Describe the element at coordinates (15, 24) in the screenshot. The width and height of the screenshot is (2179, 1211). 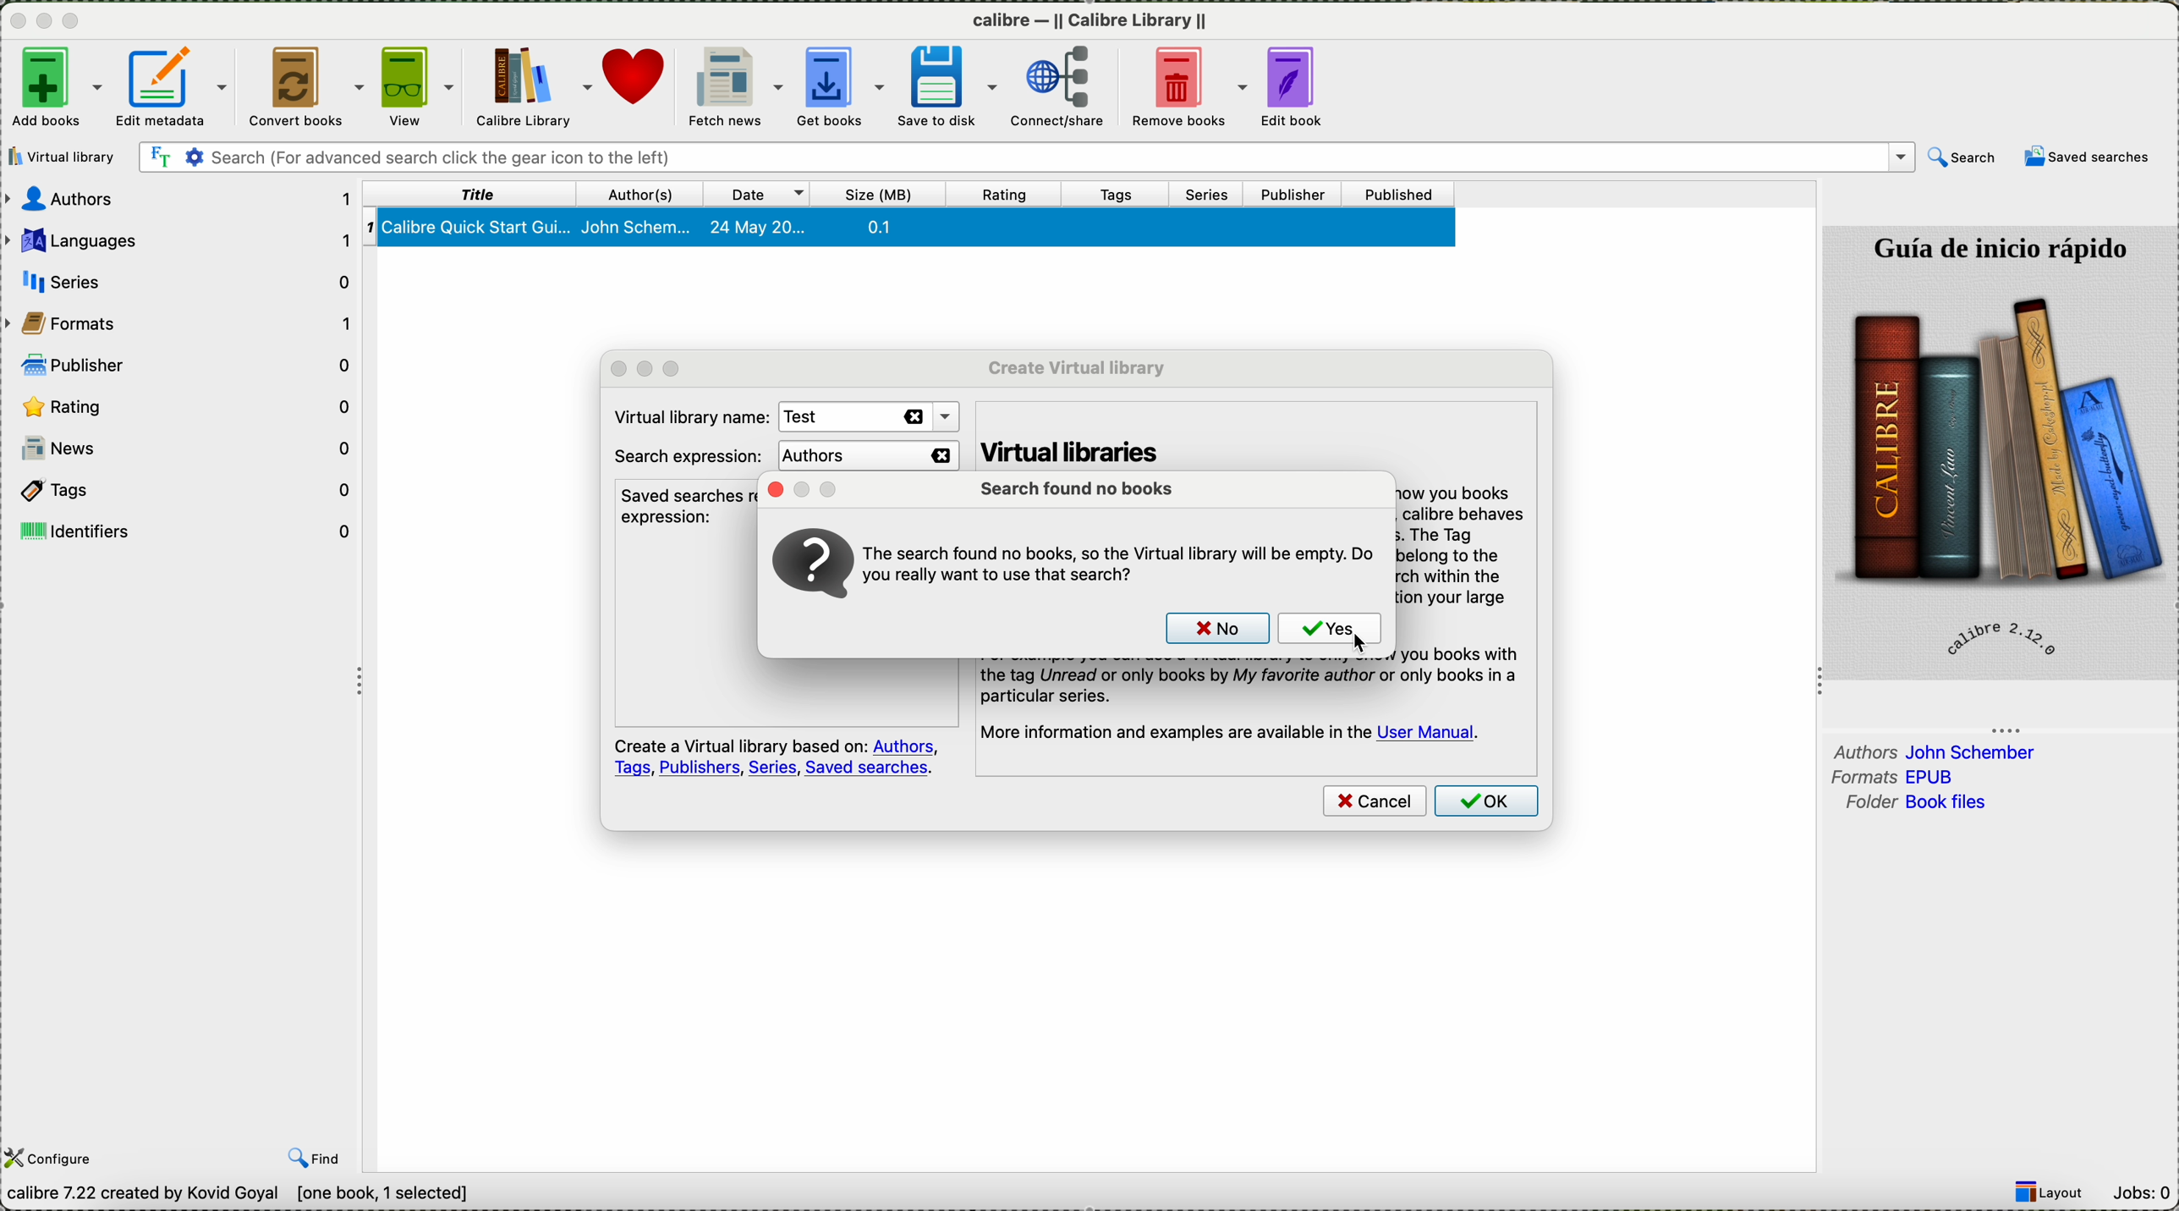
I see `close` at that location.